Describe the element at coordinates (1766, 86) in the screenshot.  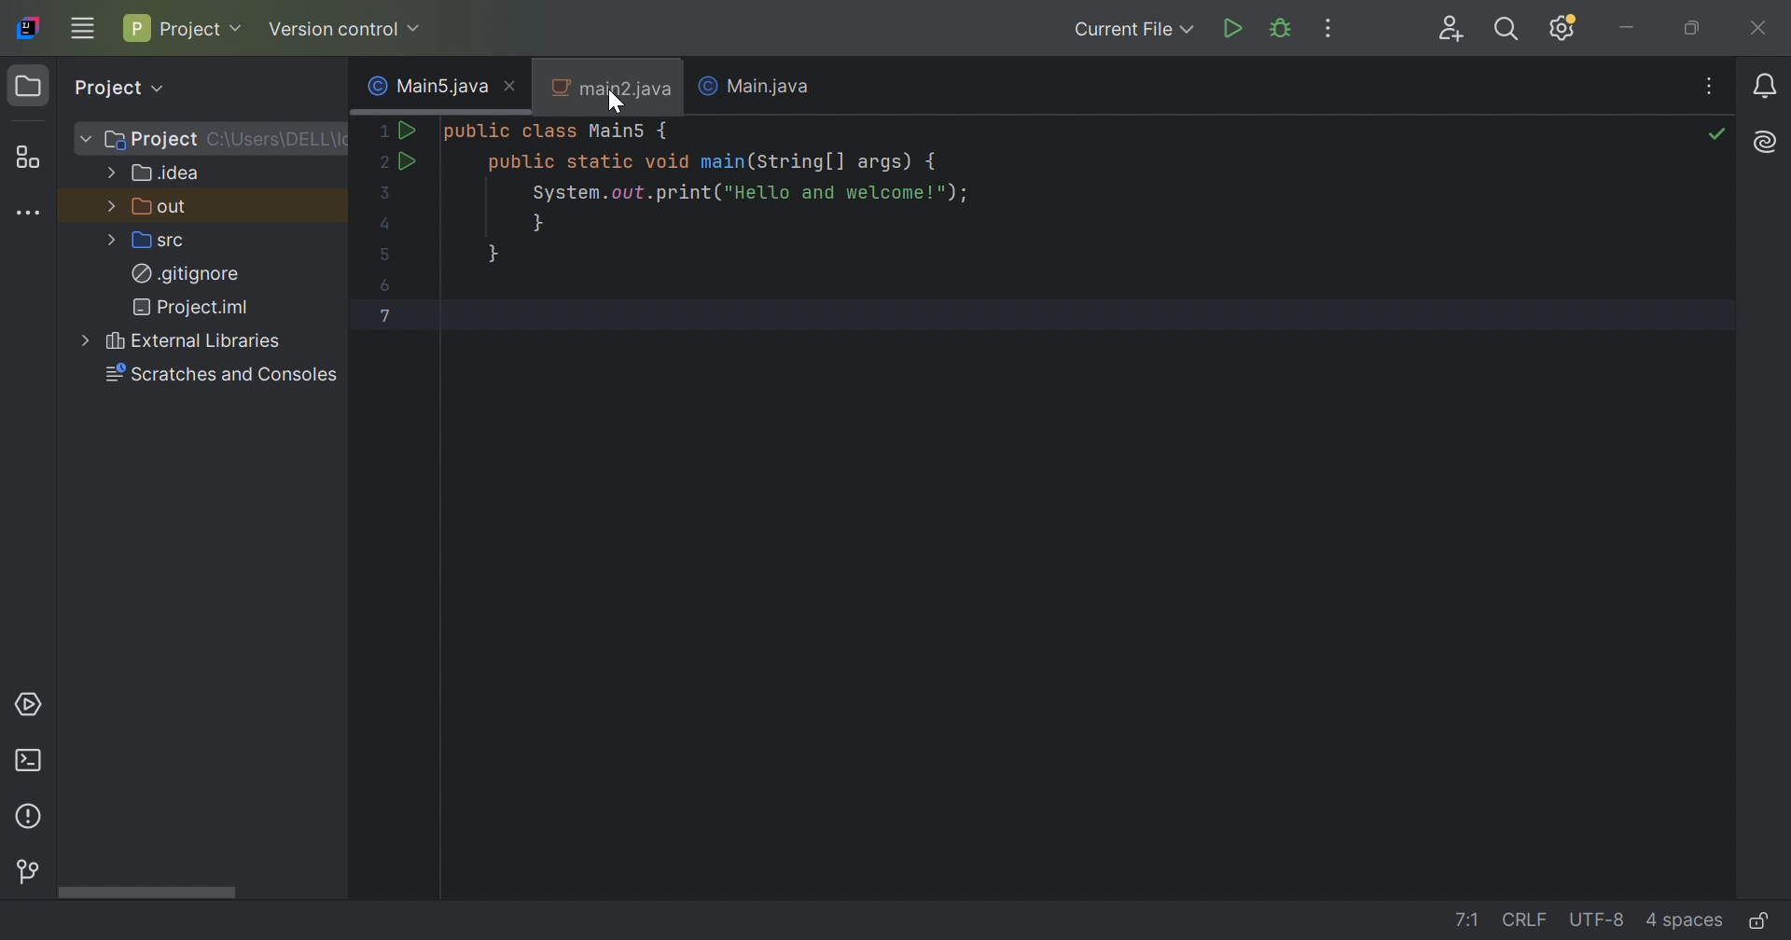
I see `Notifications` at that location.